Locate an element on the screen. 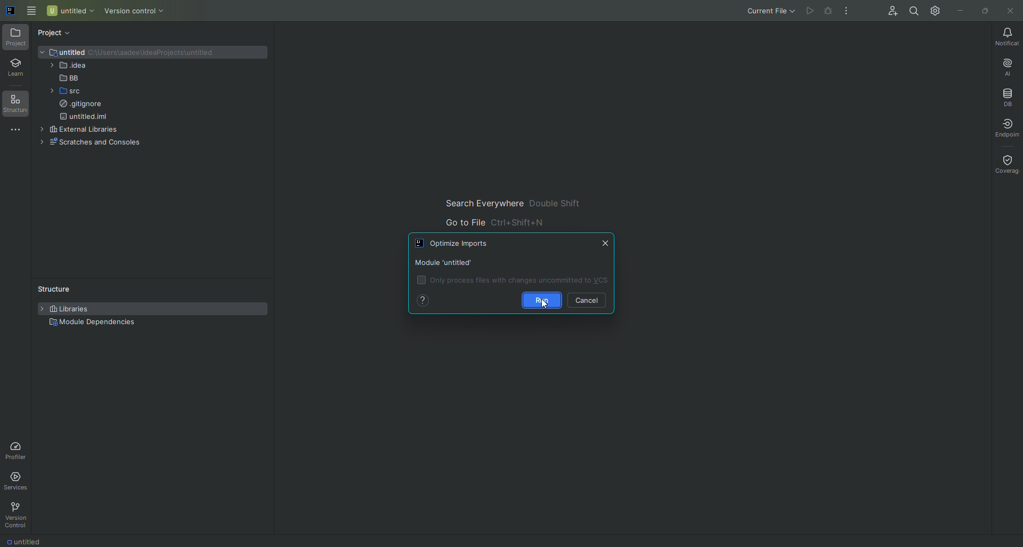 Image resolution: width=1023 pixels, height=547 pixels. Project is located at coordinates (16, 38).